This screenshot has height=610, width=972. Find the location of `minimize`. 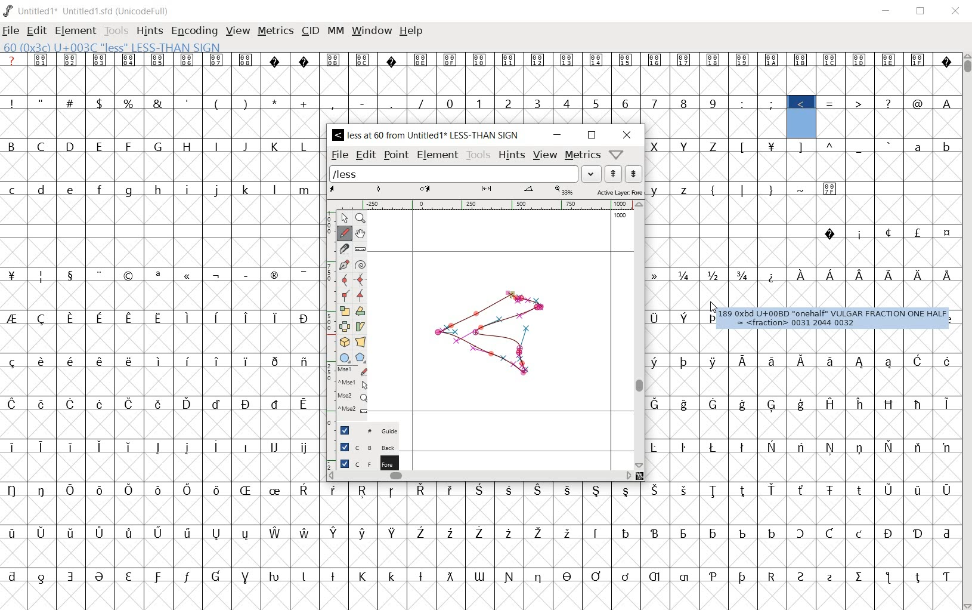

minimize is located at coordinates (557, 133).